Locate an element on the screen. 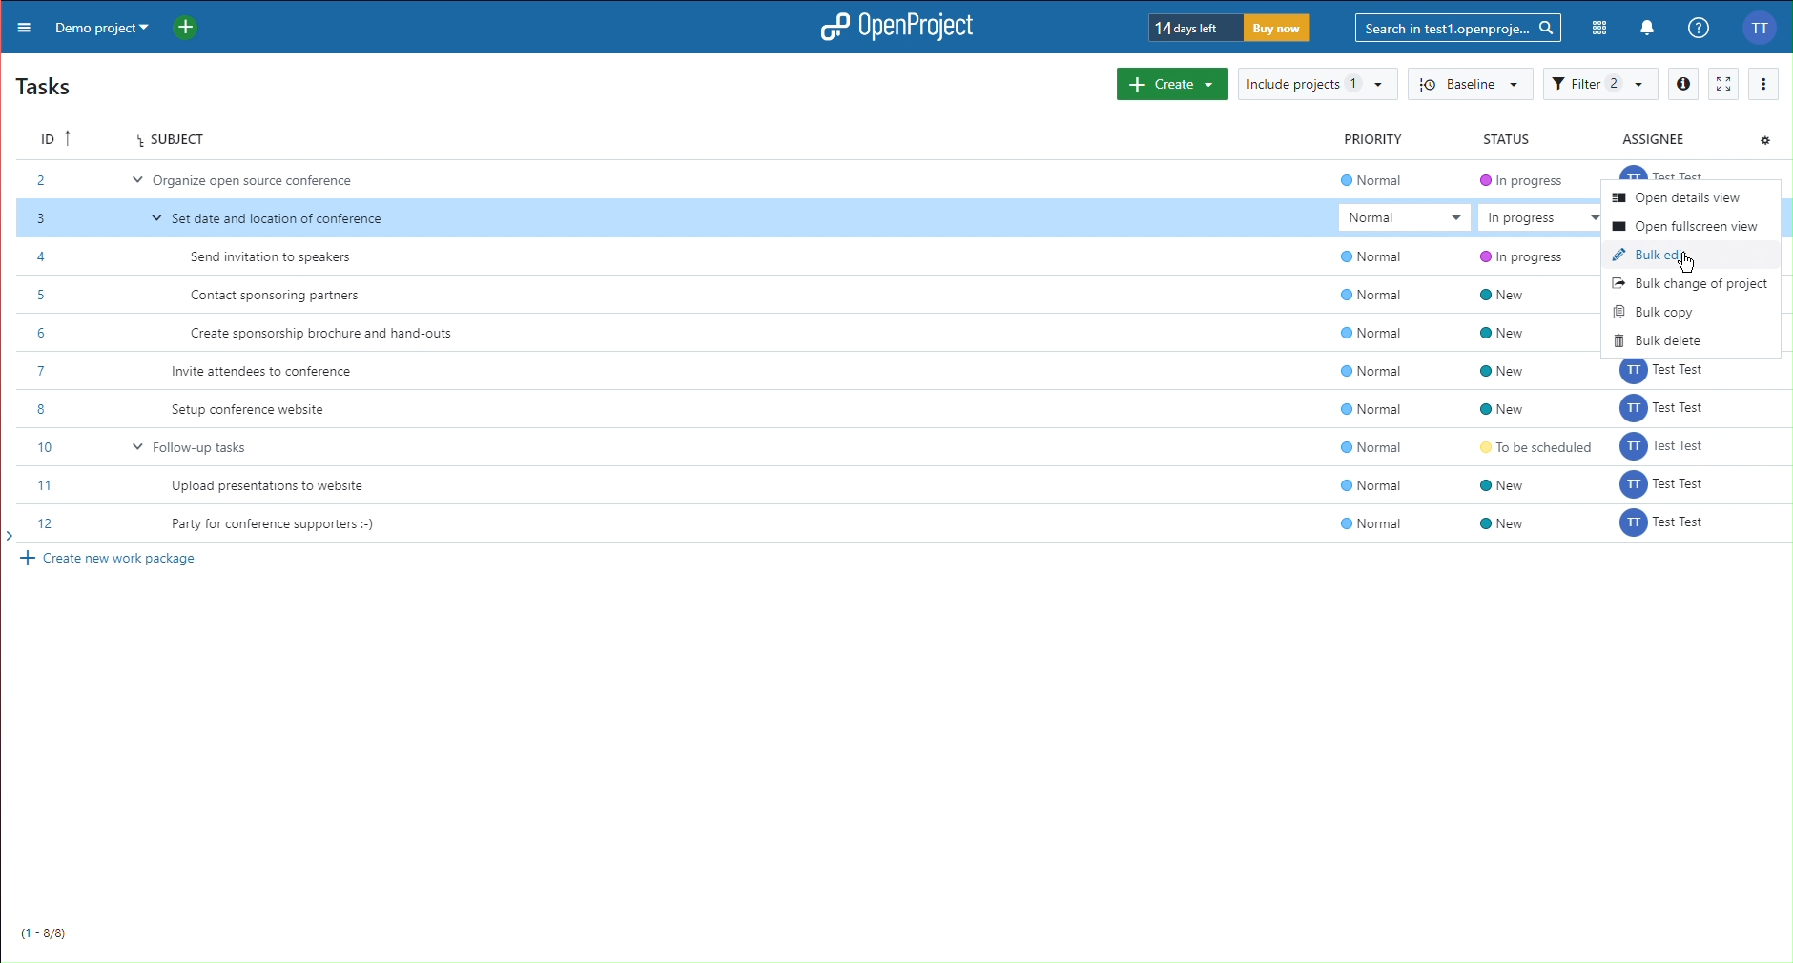  More is located at coordinates (20, 26).